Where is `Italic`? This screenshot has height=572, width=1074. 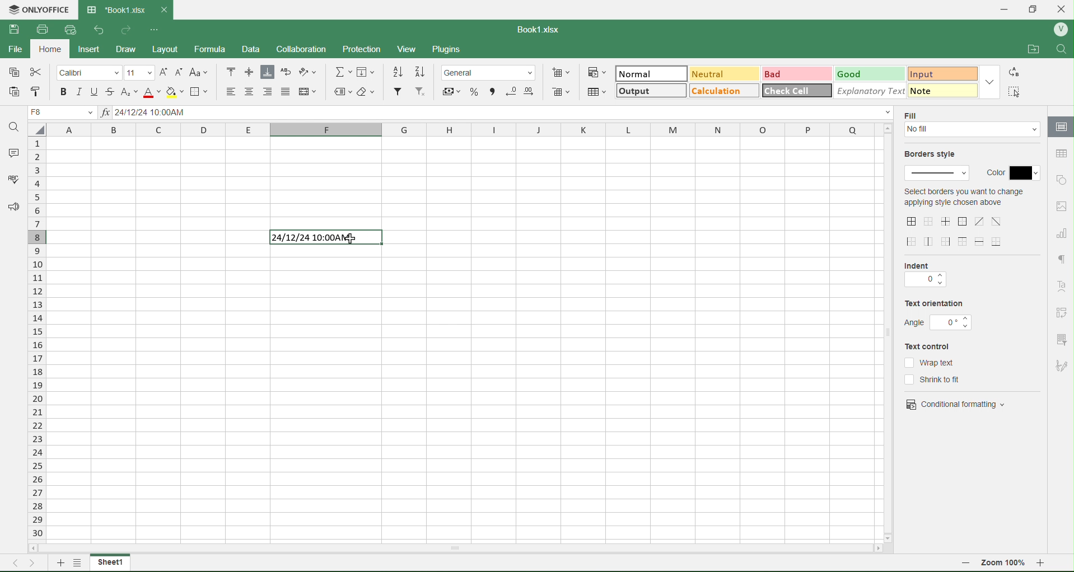 Italic is located at coordinates (78, 91).